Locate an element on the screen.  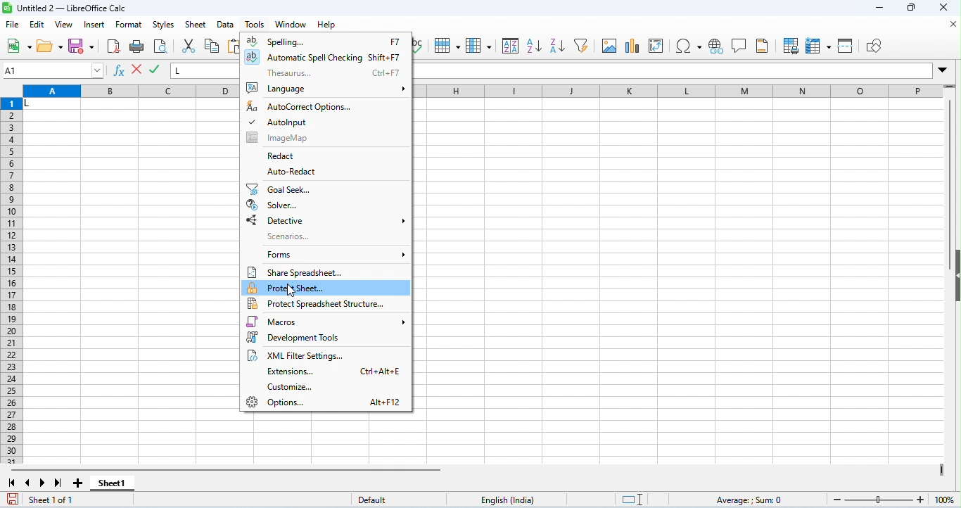
auto-redact is located at coordinates (293, 172).